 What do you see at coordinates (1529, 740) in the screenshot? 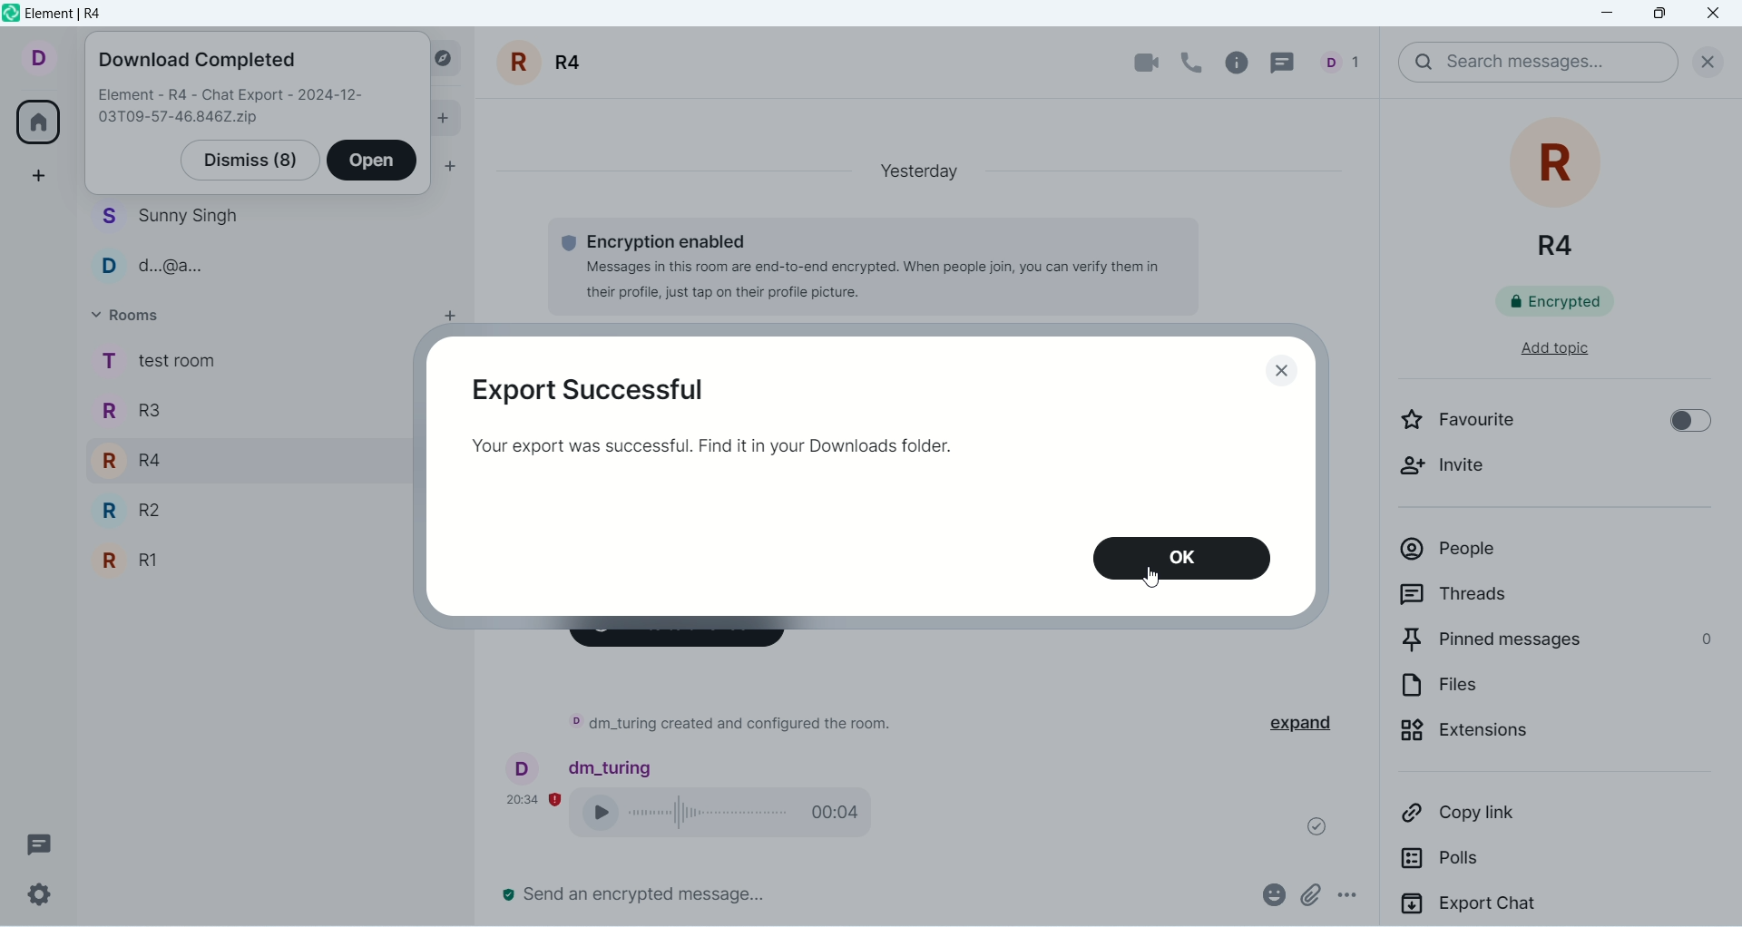
I see `extensions` at bounding box center [1529, 740].